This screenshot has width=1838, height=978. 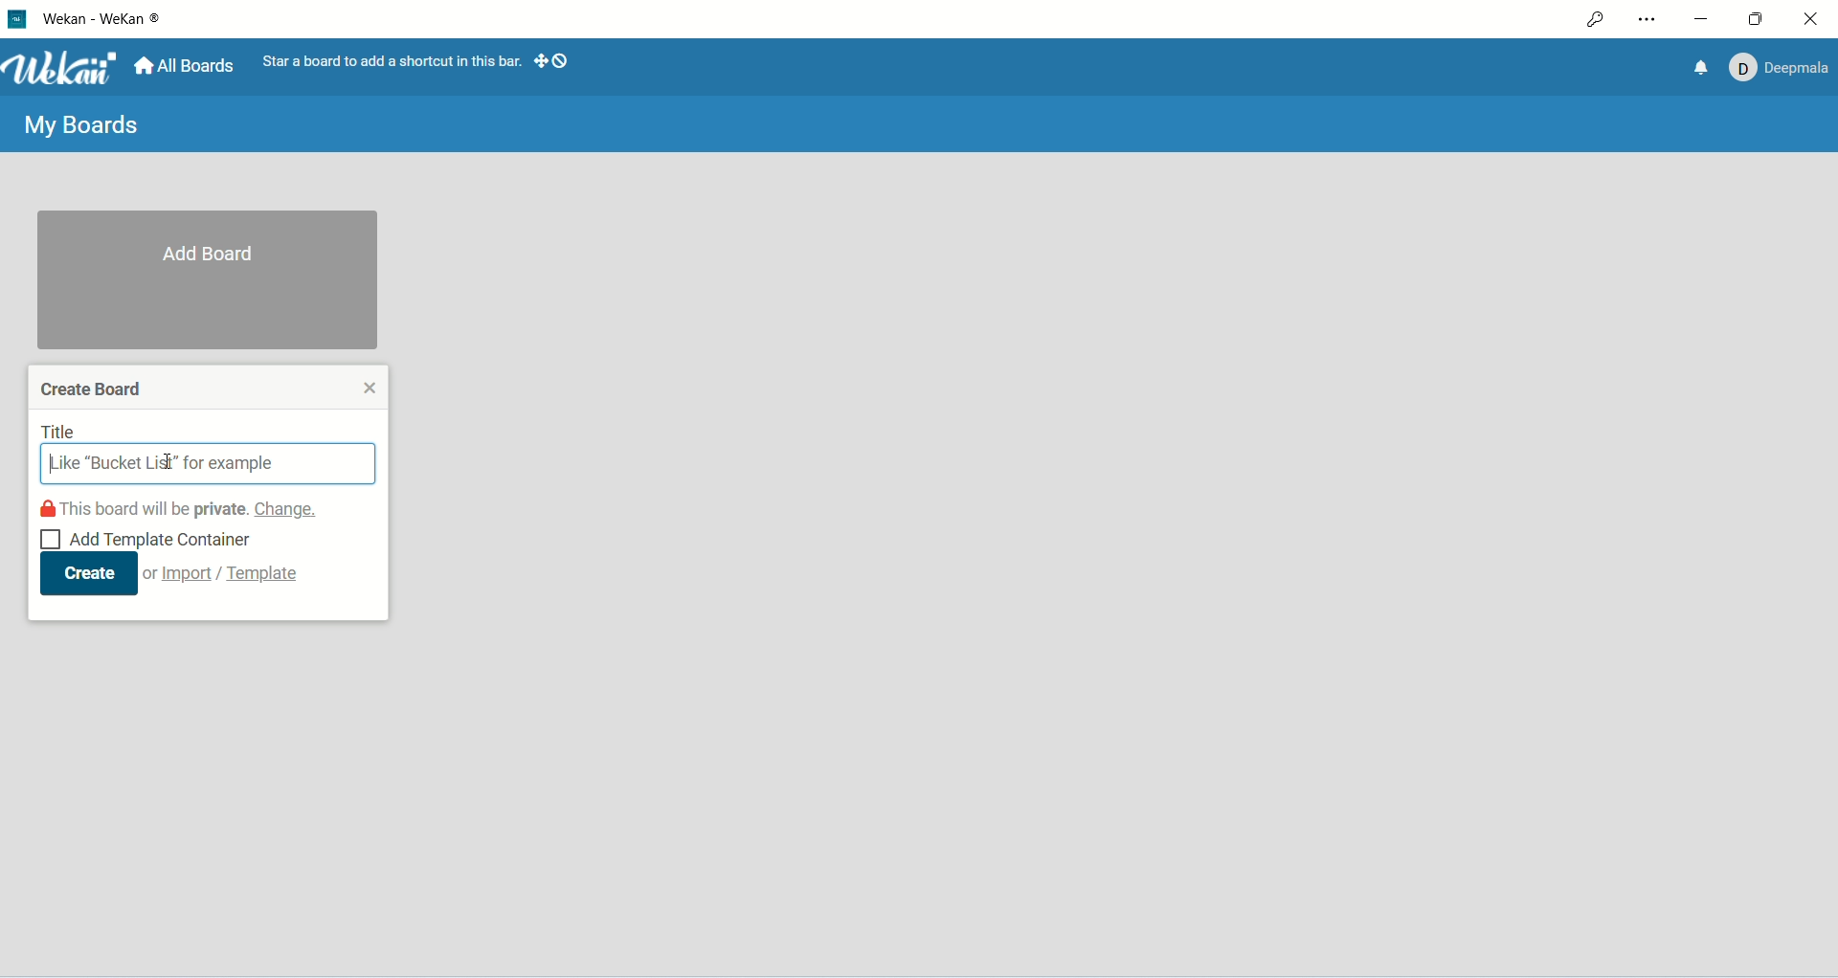 What do you see at coordinates (563, 61) in the screenshot?
I see `show-desktop-drag-handles` at bounding box center [563, 61].